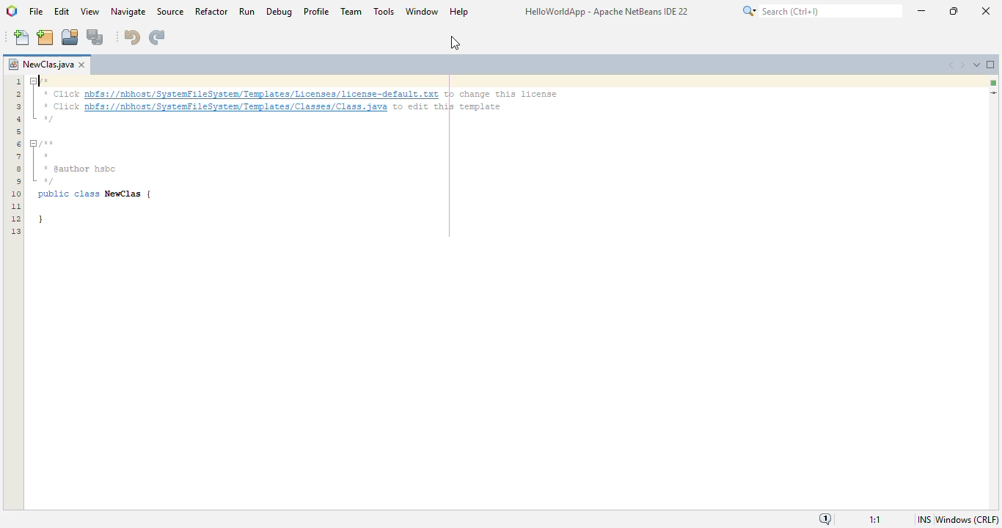 The width and height of the screenshot is (1002, 528). Describe the element at coordinates (968, 518) in the screenshot. I see `Windows (CRLF)` at that location.